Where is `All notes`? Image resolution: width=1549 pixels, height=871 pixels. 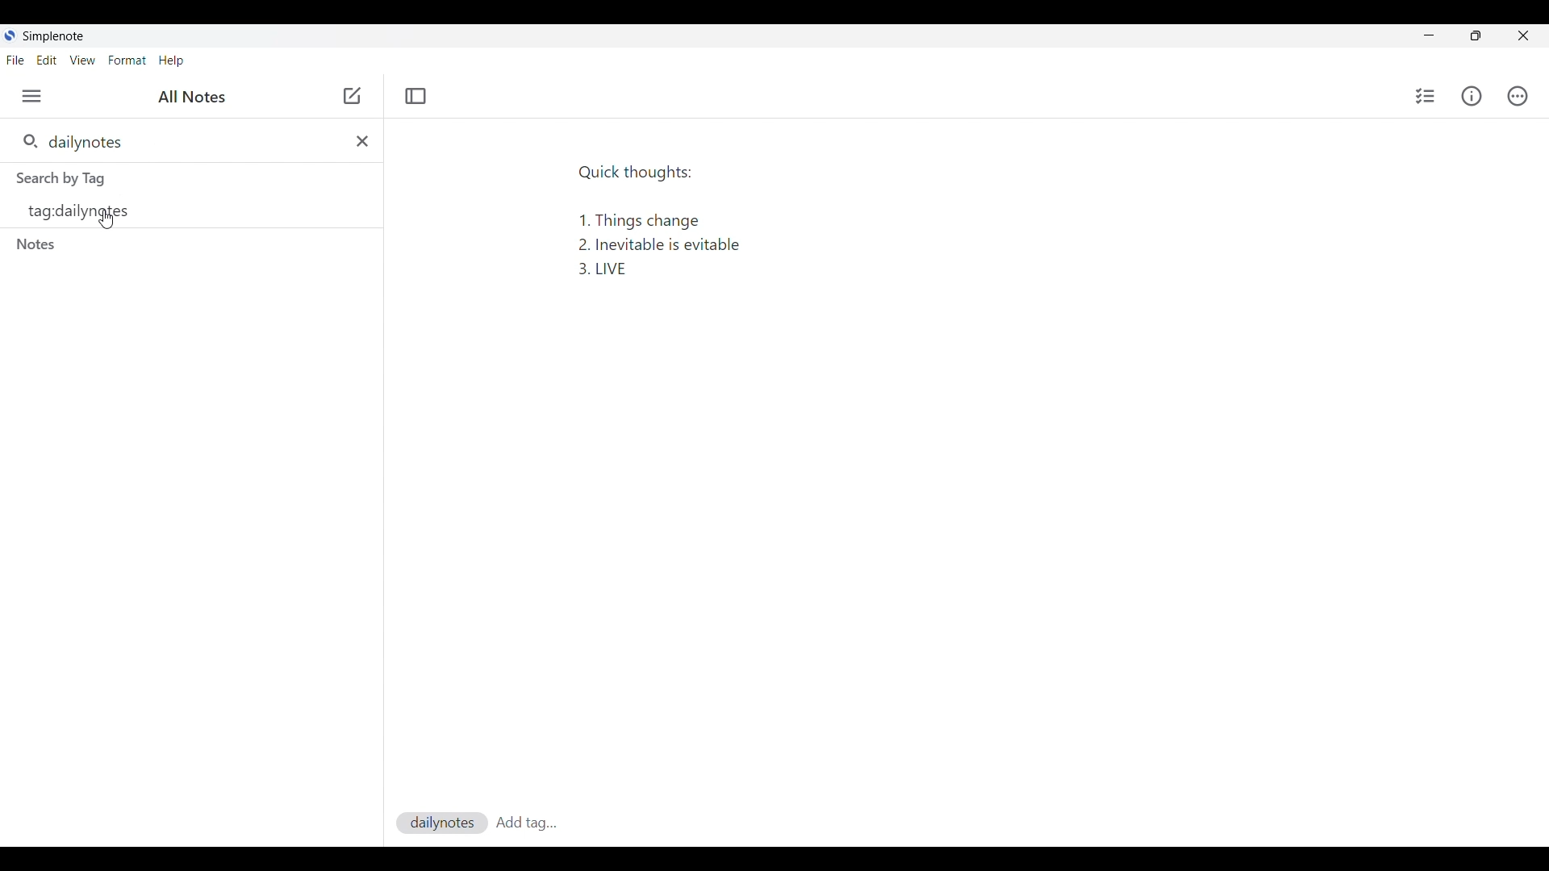
All notes is located at coordinates (192, 97).